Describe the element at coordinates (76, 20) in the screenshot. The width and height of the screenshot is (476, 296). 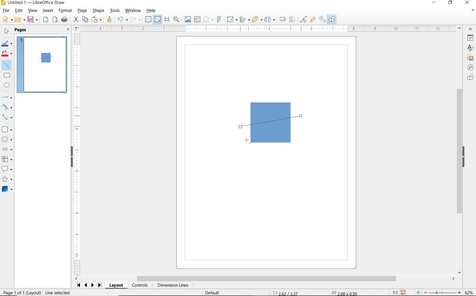
I see `CUT` at that location.